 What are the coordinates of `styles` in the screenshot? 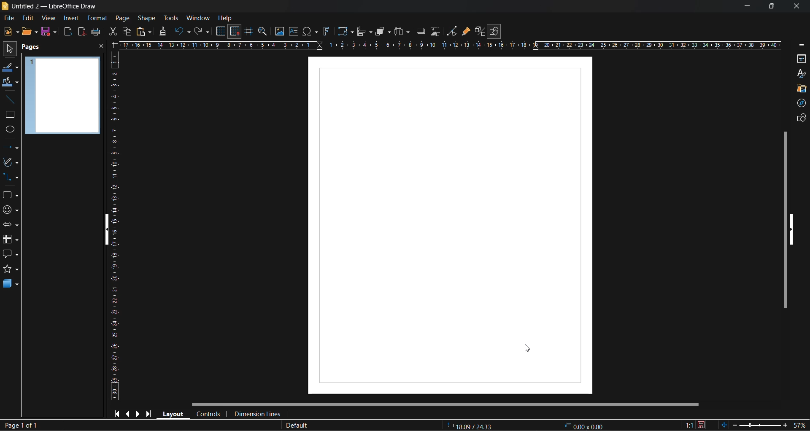 It's located at (802, 74).